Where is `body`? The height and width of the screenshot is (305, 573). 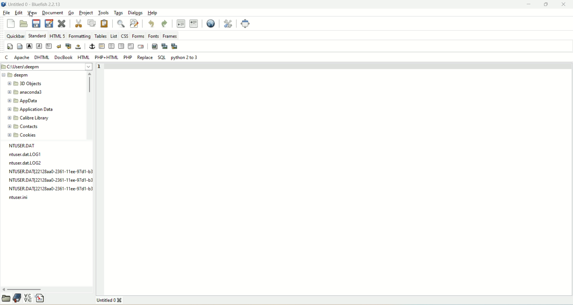 body is located at coordinates (20, 46).